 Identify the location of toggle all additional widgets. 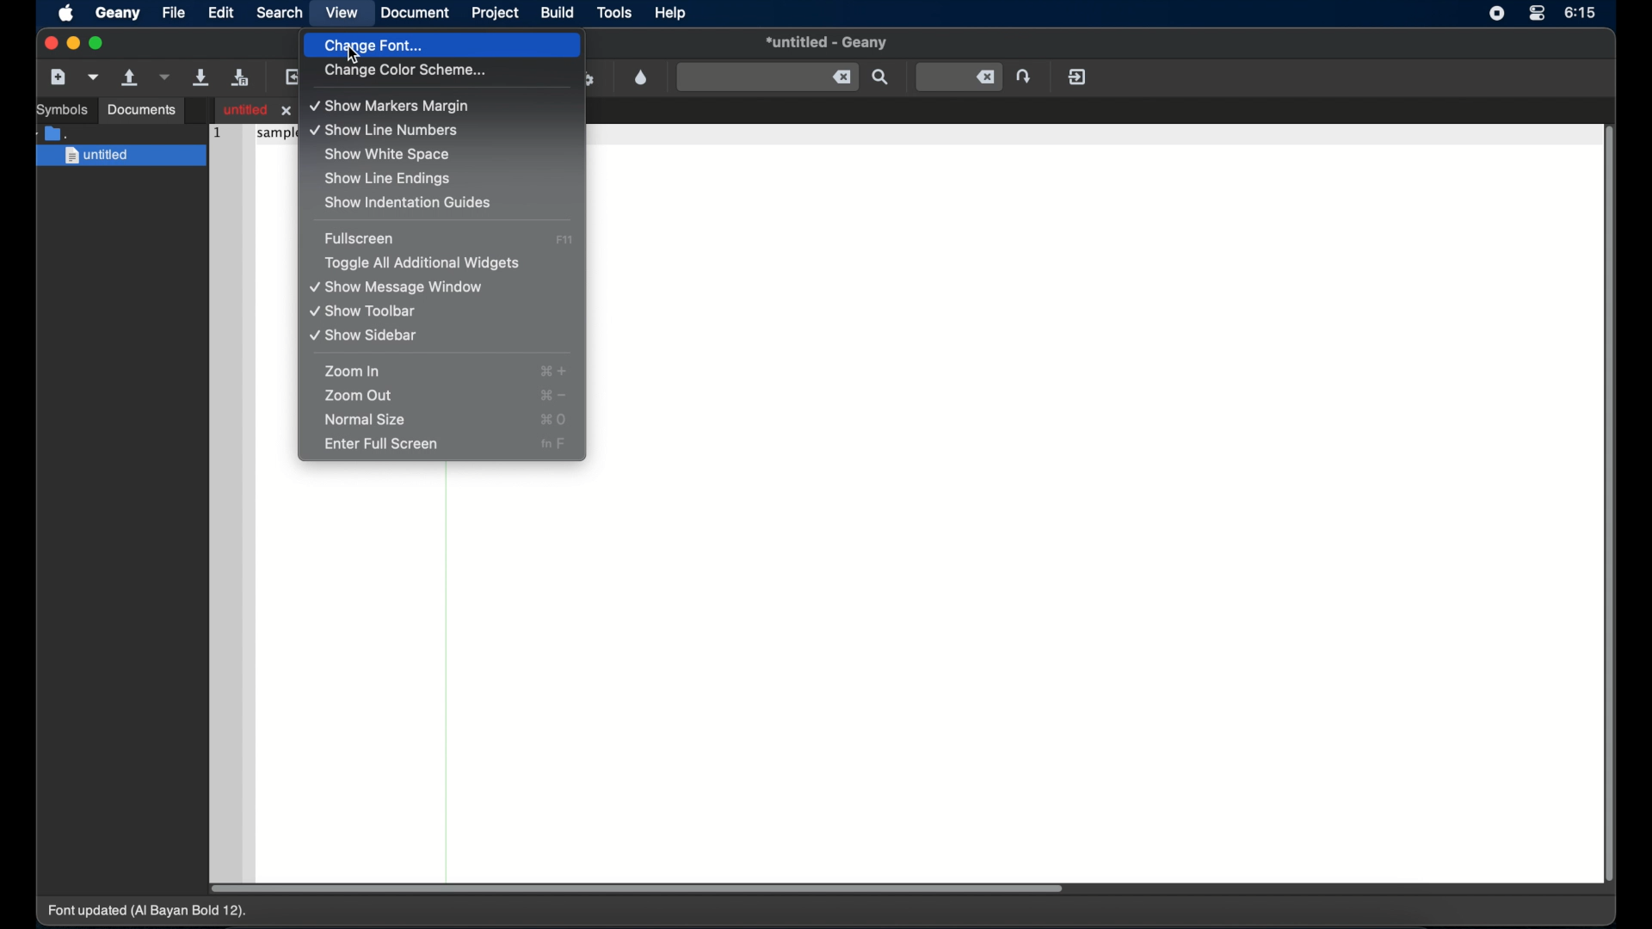
(424, 263).